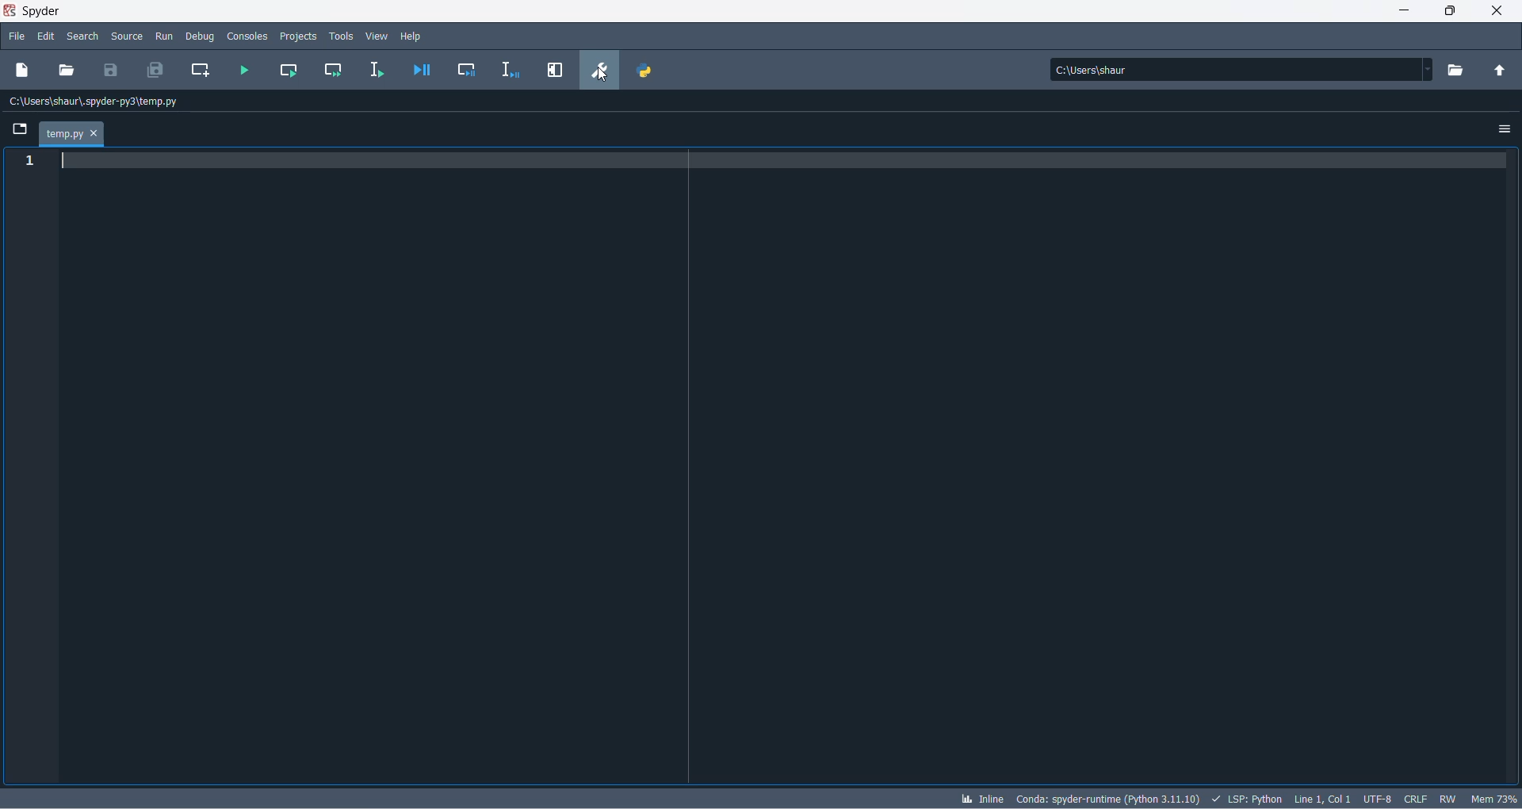 The height and width of the screenshot is (809, 1522). I want to click on path dropdown, so click(1430, 71).